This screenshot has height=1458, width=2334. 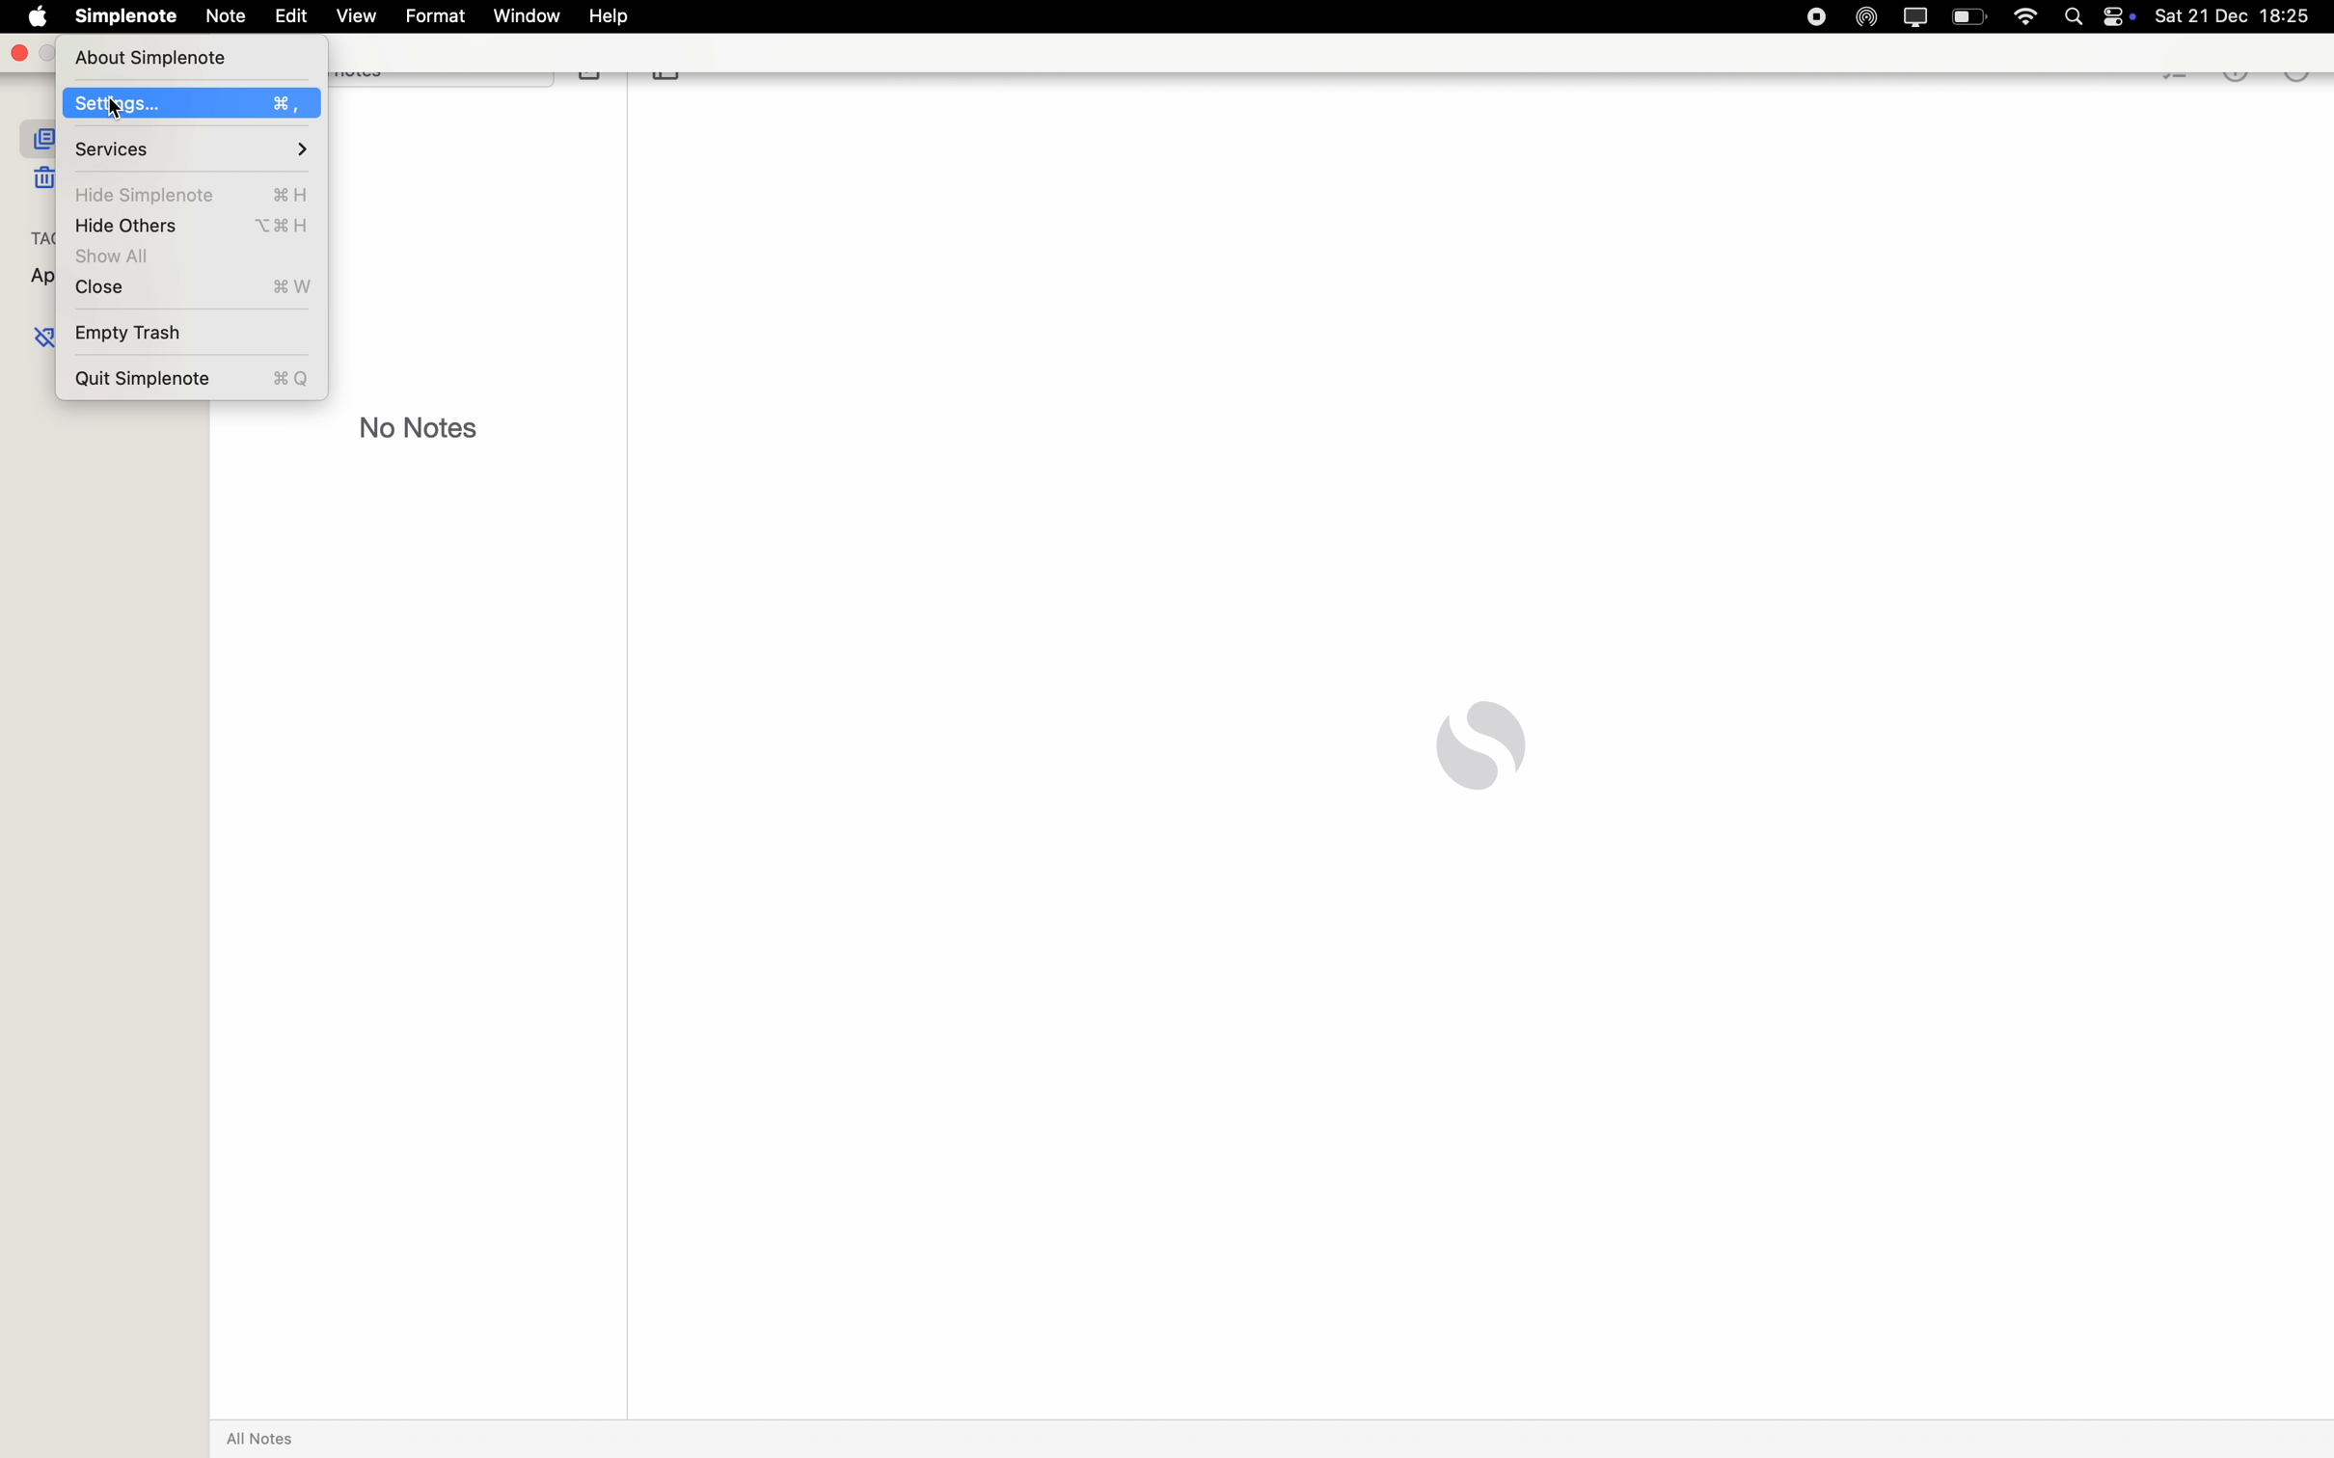 I want to click on all notes, so click(x=264, y=1441).